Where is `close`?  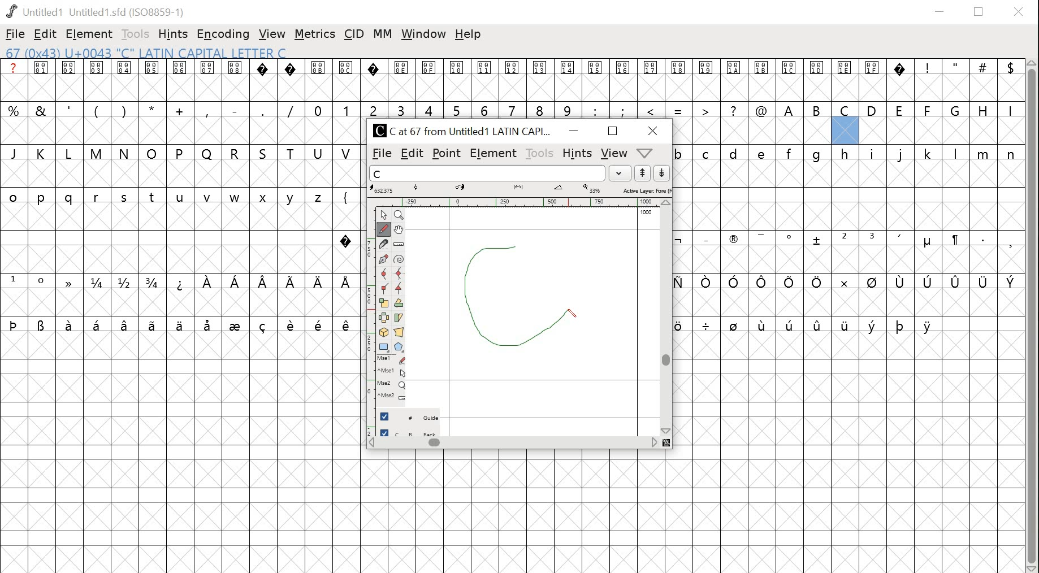
close is located at coordinates (1020, 11).